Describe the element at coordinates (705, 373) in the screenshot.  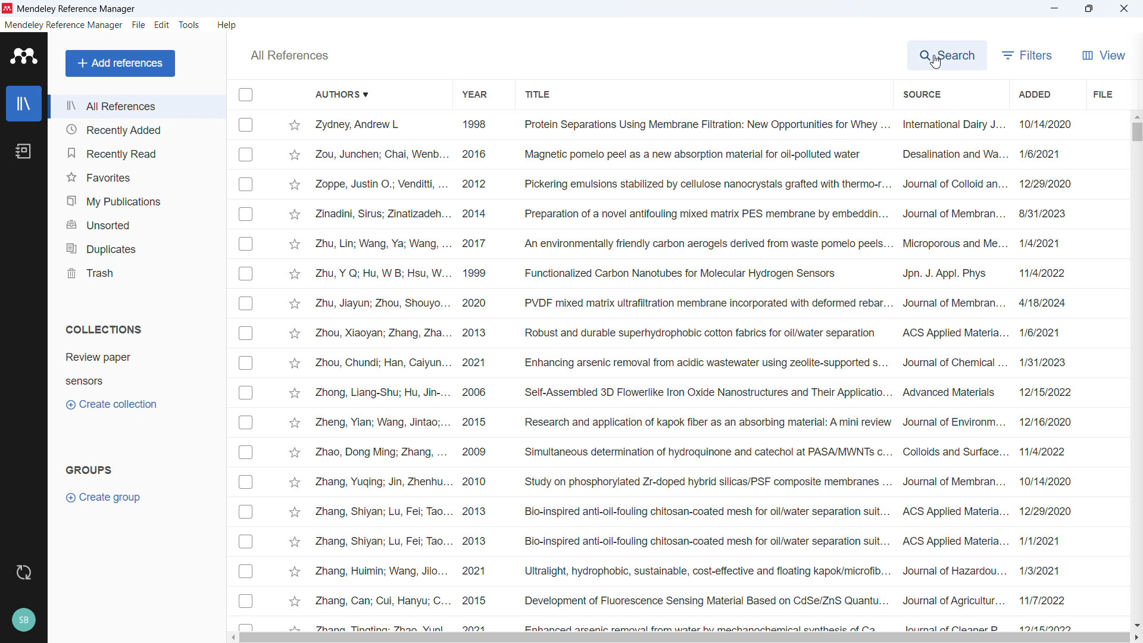
I see `Title of individual entries ` at that location.